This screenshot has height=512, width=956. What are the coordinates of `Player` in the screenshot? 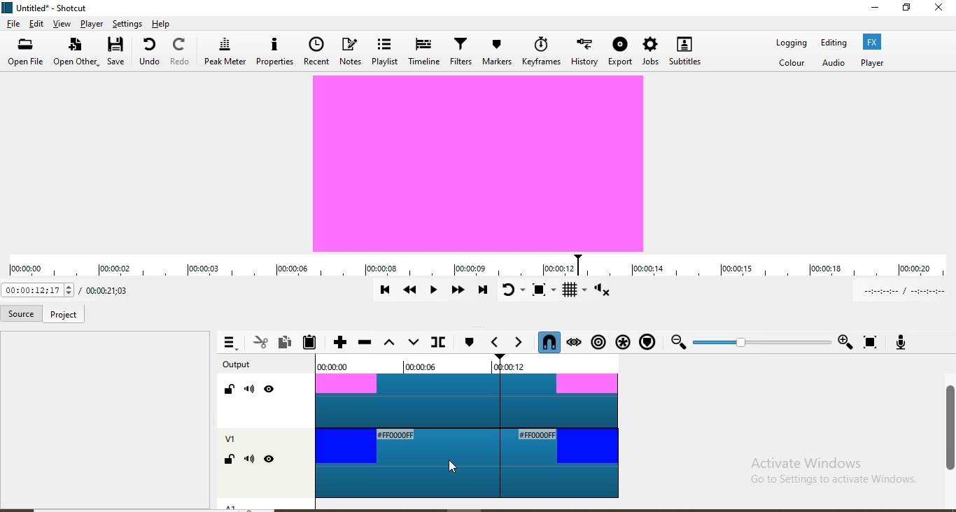 It's located at (92, 25).